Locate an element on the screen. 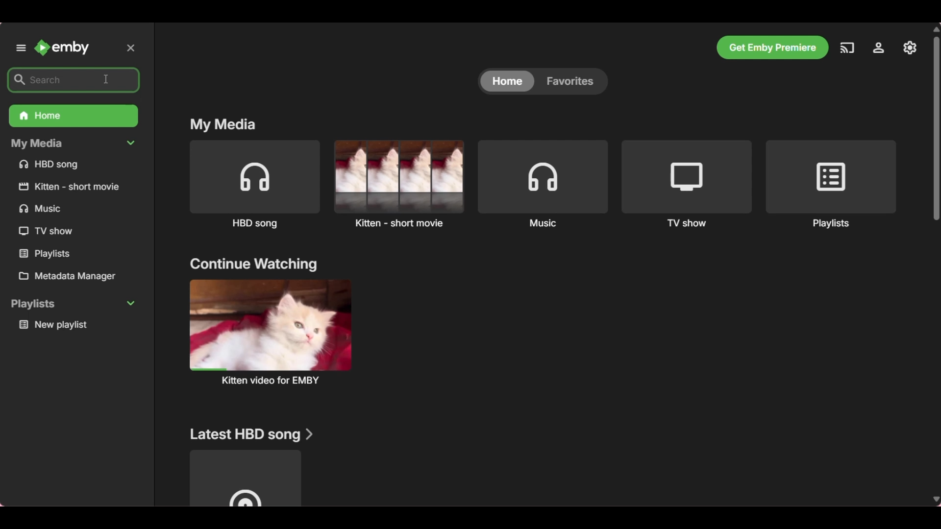   Emby is located at coordinates (63, 48).